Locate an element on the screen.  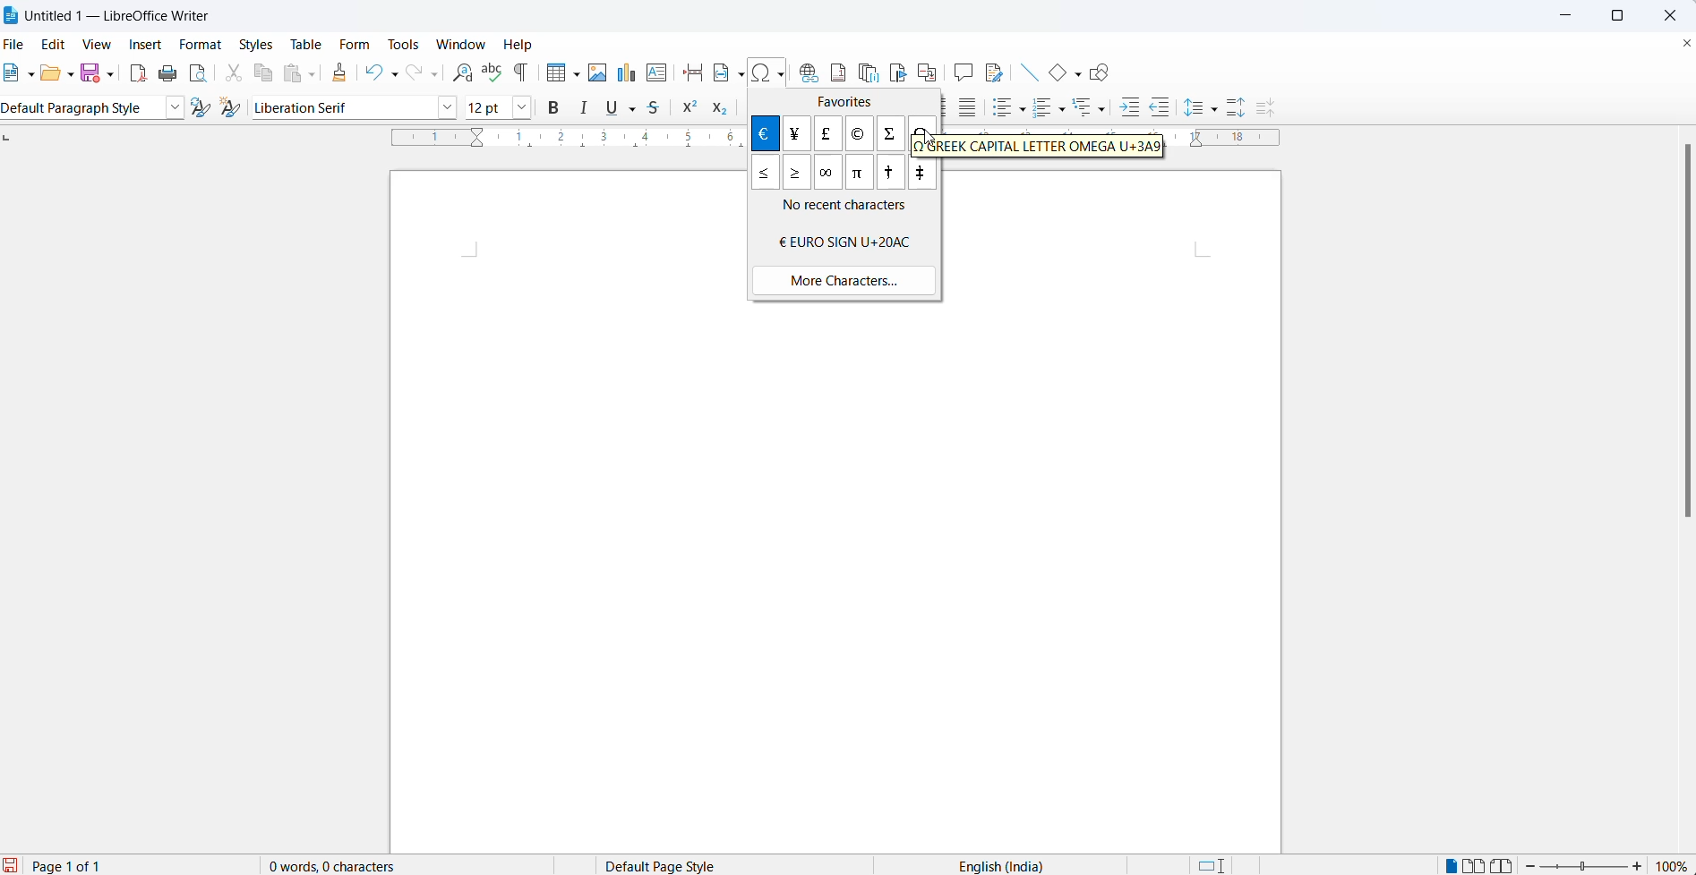
set line spacing is located at coordinates (1192, 109).